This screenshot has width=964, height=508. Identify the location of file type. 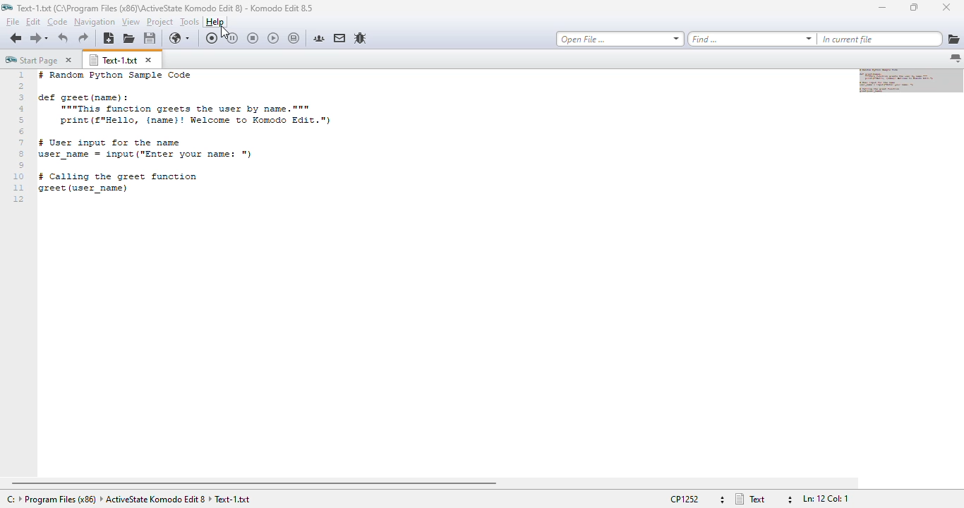
(763, 499).